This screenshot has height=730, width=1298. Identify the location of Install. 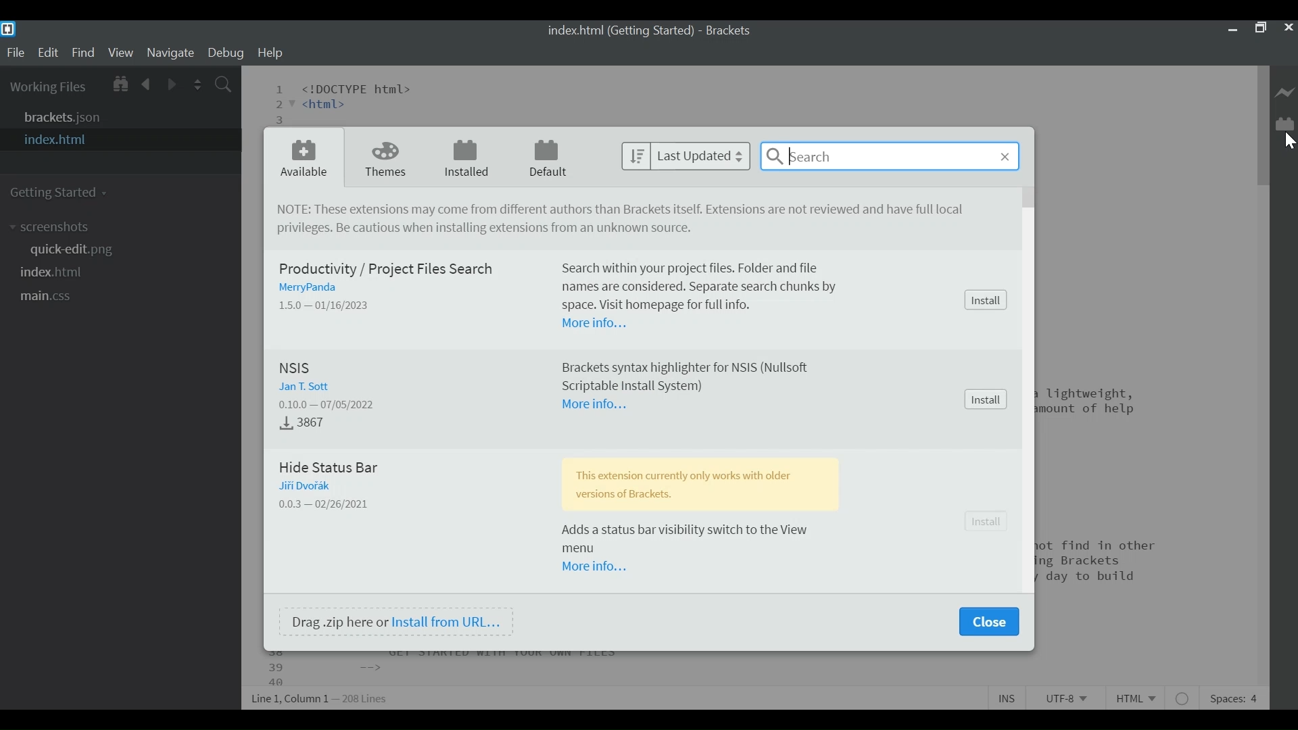
(988, 399).